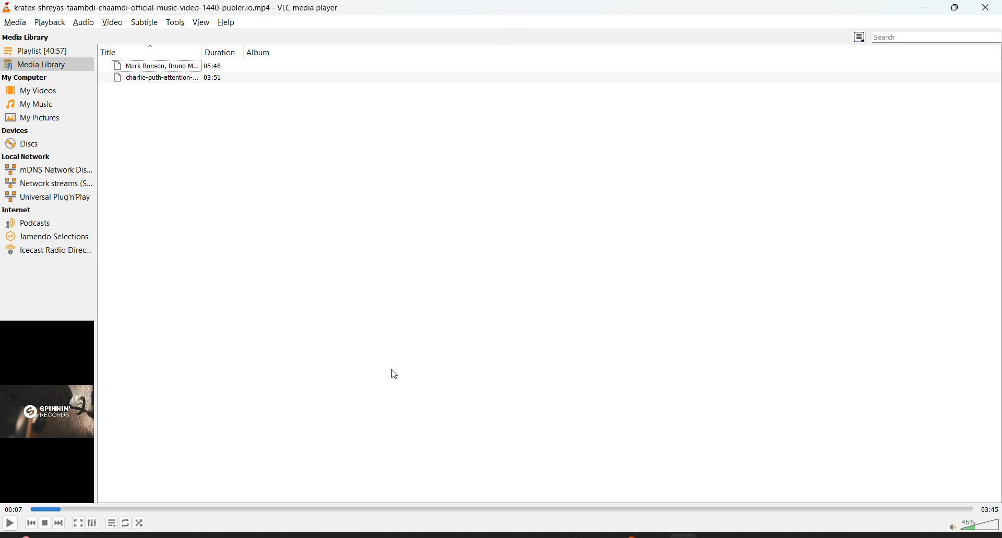 Image resolution: width=1002 pixels, height=538 pixels. I want to click on kratex-shreyas-taambdi-chaamdi-official-music-video-1440-publer.io.mp4 - VLC media player, so click(190, 6).